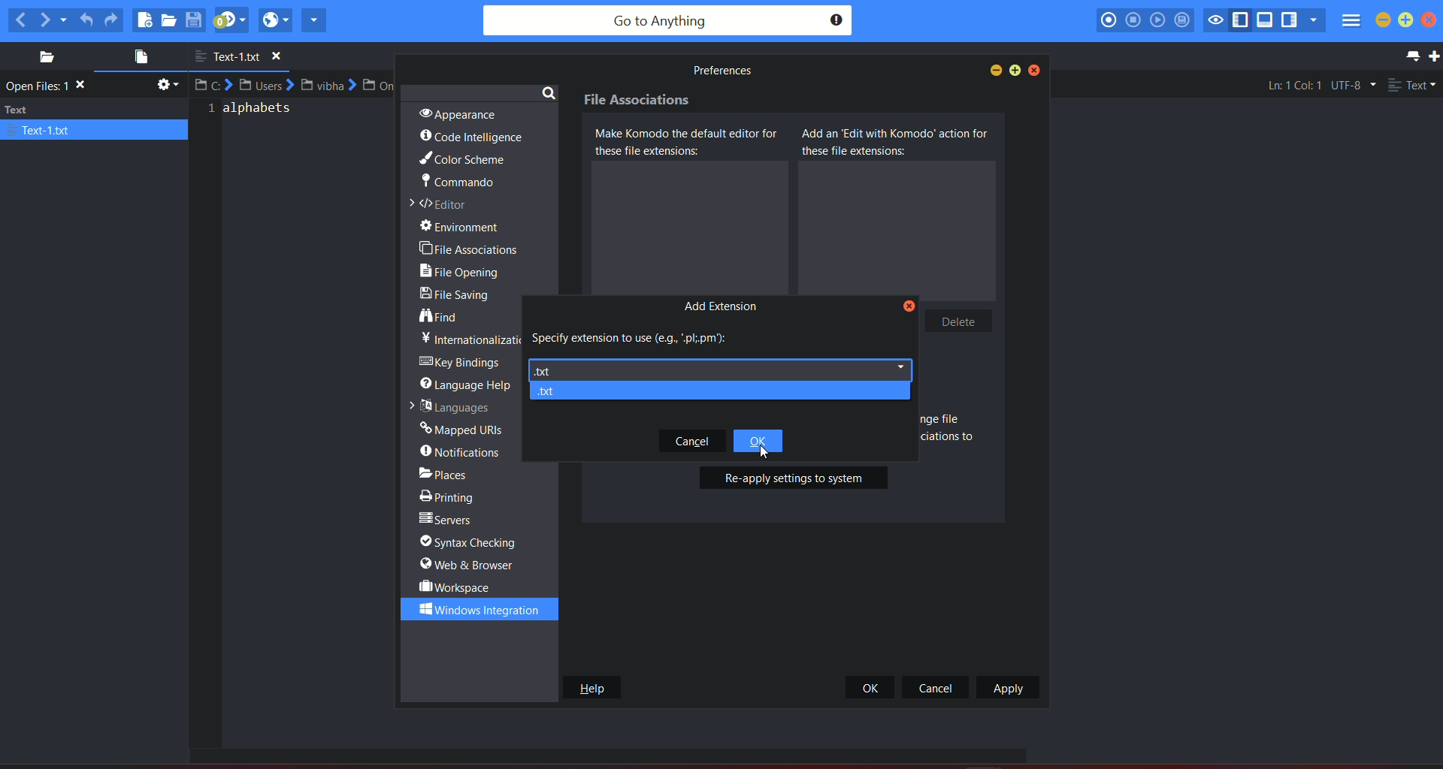 This screenshot has width=1443, height=769. What do you see at coordinates (720, 71) in the screenshot?
I see `text` at bounding box center [720, 71].